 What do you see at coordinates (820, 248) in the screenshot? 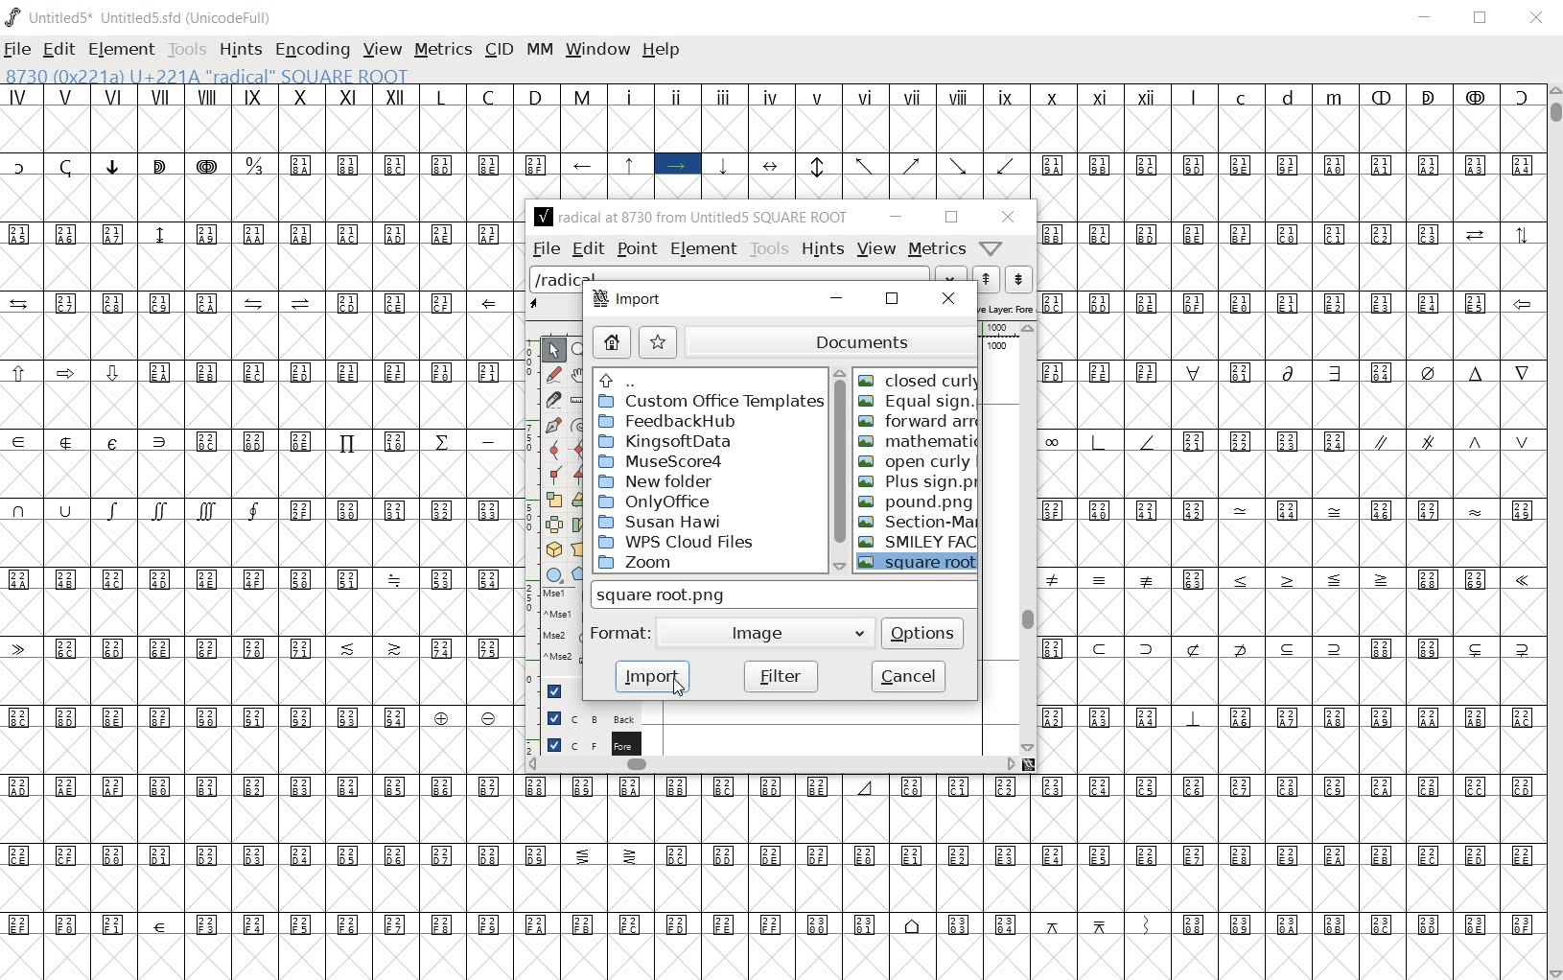
I see `hints` at bounding box center [820, 248].